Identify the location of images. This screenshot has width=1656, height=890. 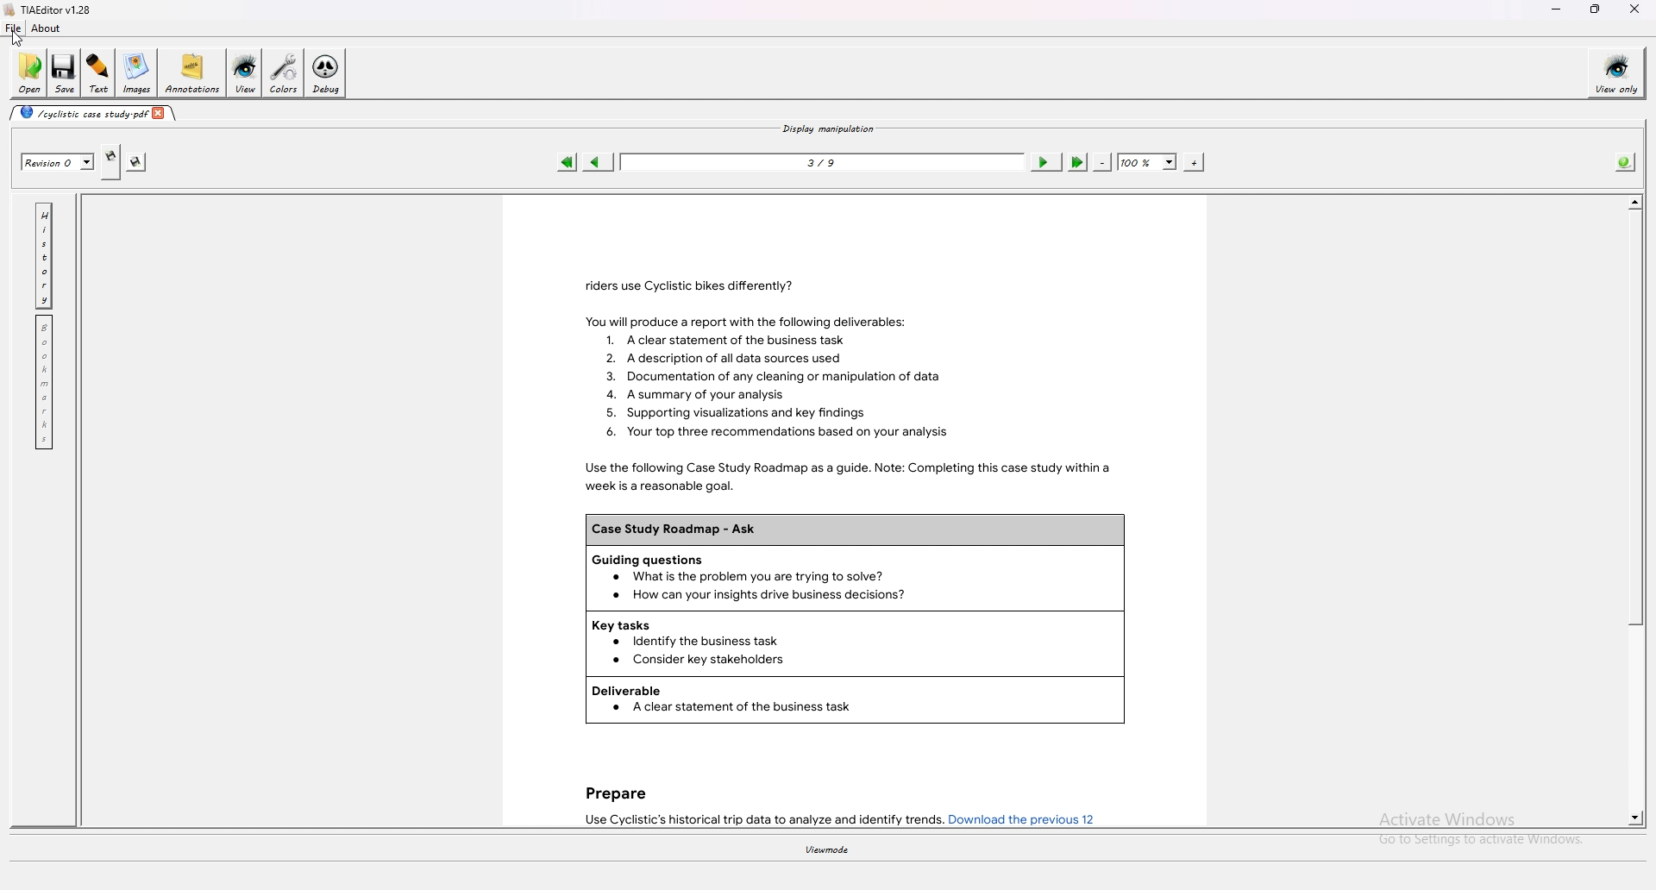
(137, 73).